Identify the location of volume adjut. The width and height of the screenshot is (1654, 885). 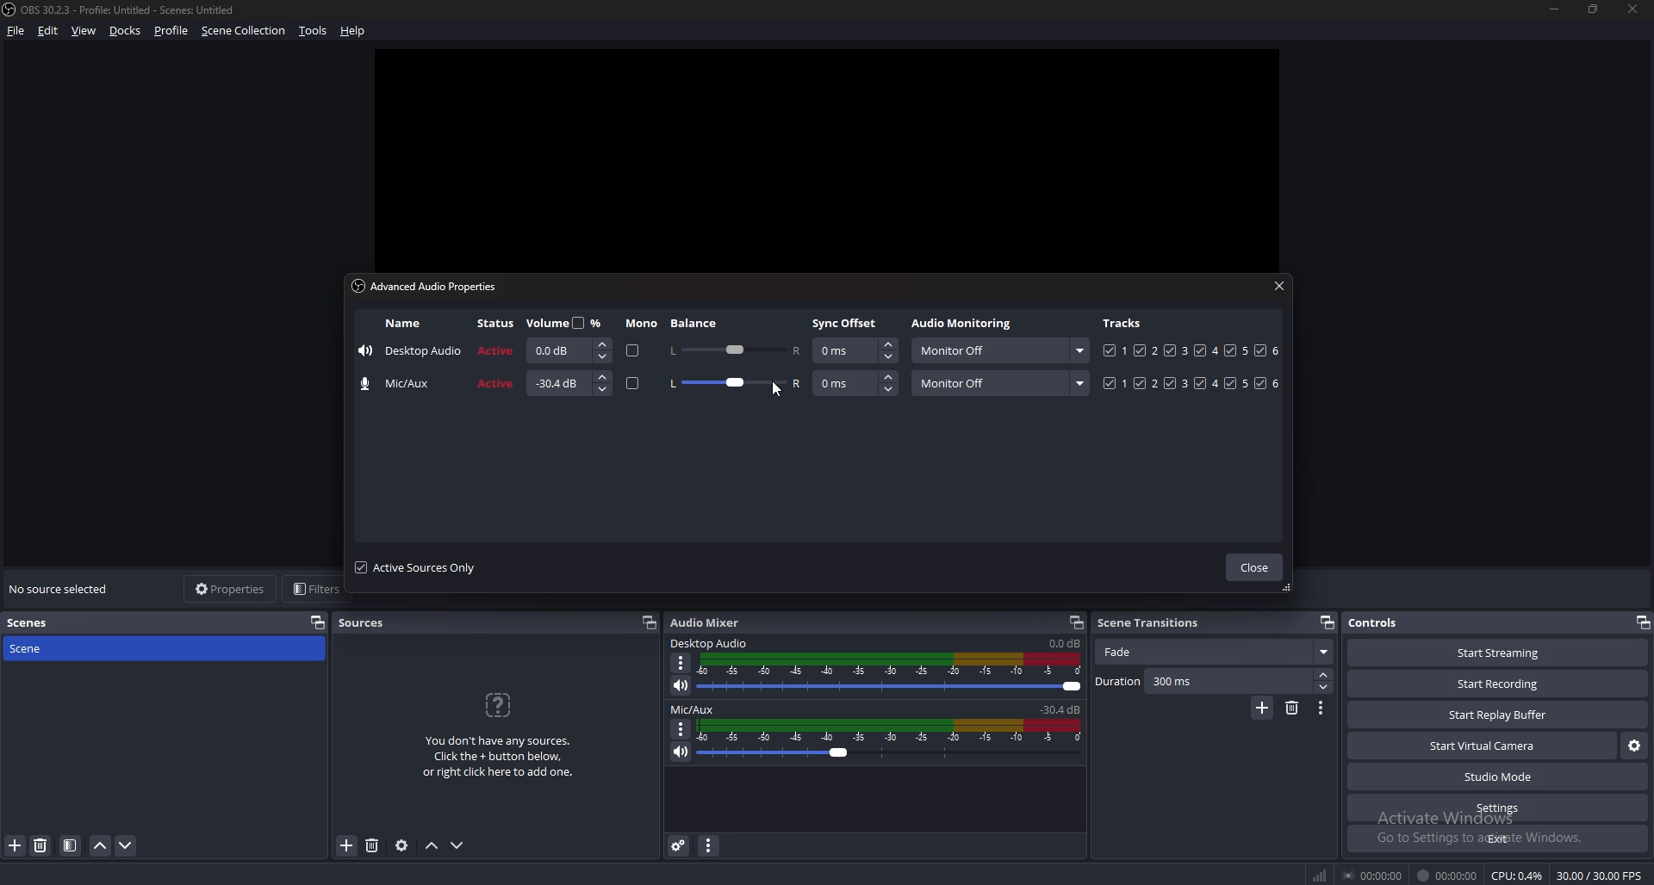
(567, 350).